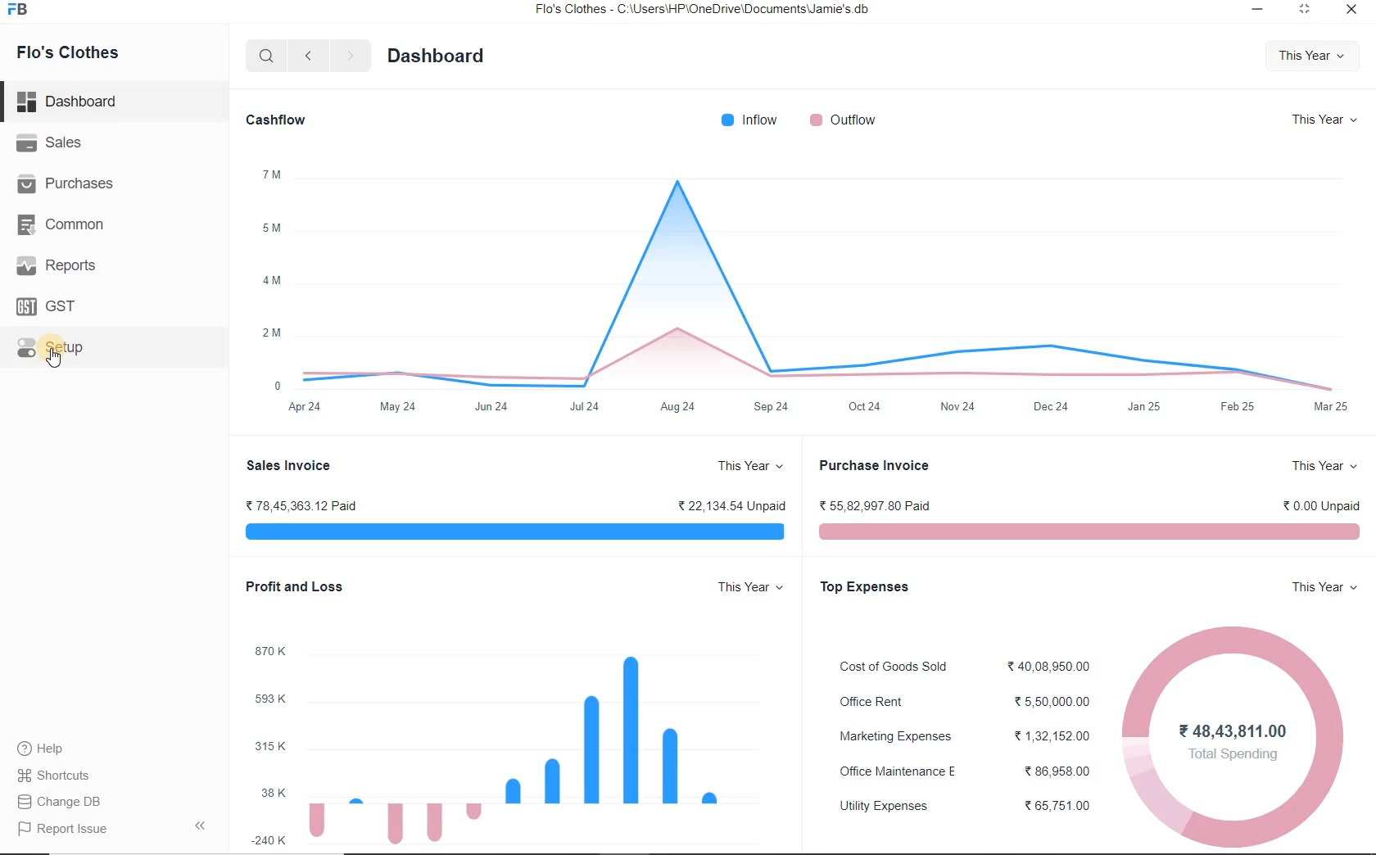 The height and width of the screenshot is (855, 1376). I want to click on Aug 24, so click(682, 409).